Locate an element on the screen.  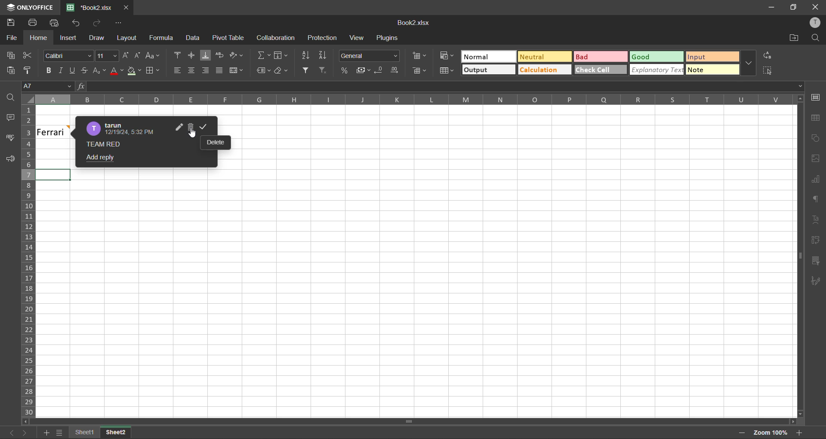
charts is located at coordinates (816, 180).